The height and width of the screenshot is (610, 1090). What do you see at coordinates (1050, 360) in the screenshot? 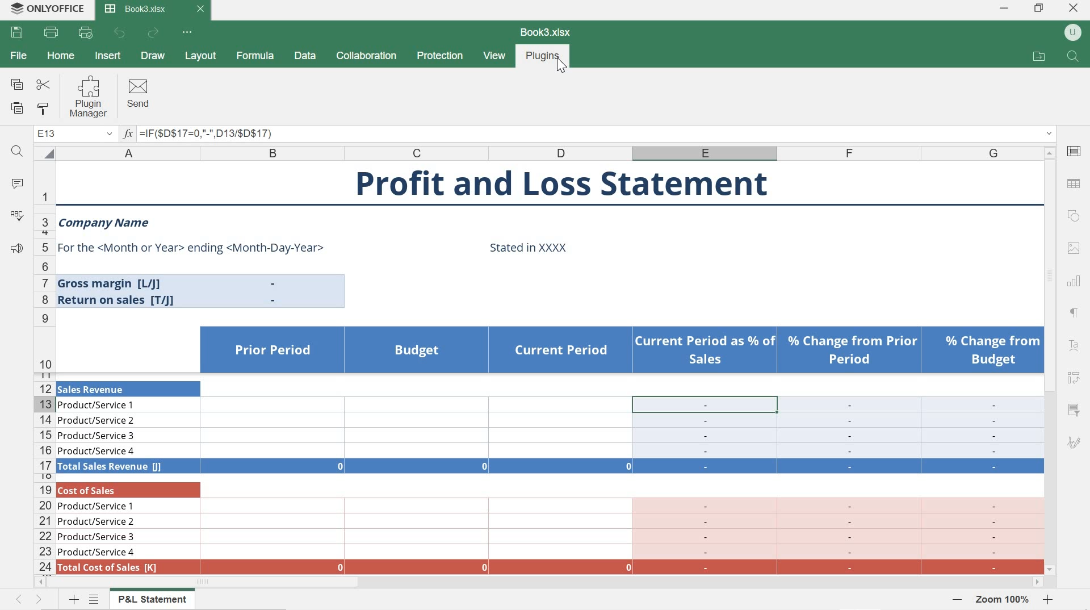
I see `scrollbar` at bounding box center [1050, 360].